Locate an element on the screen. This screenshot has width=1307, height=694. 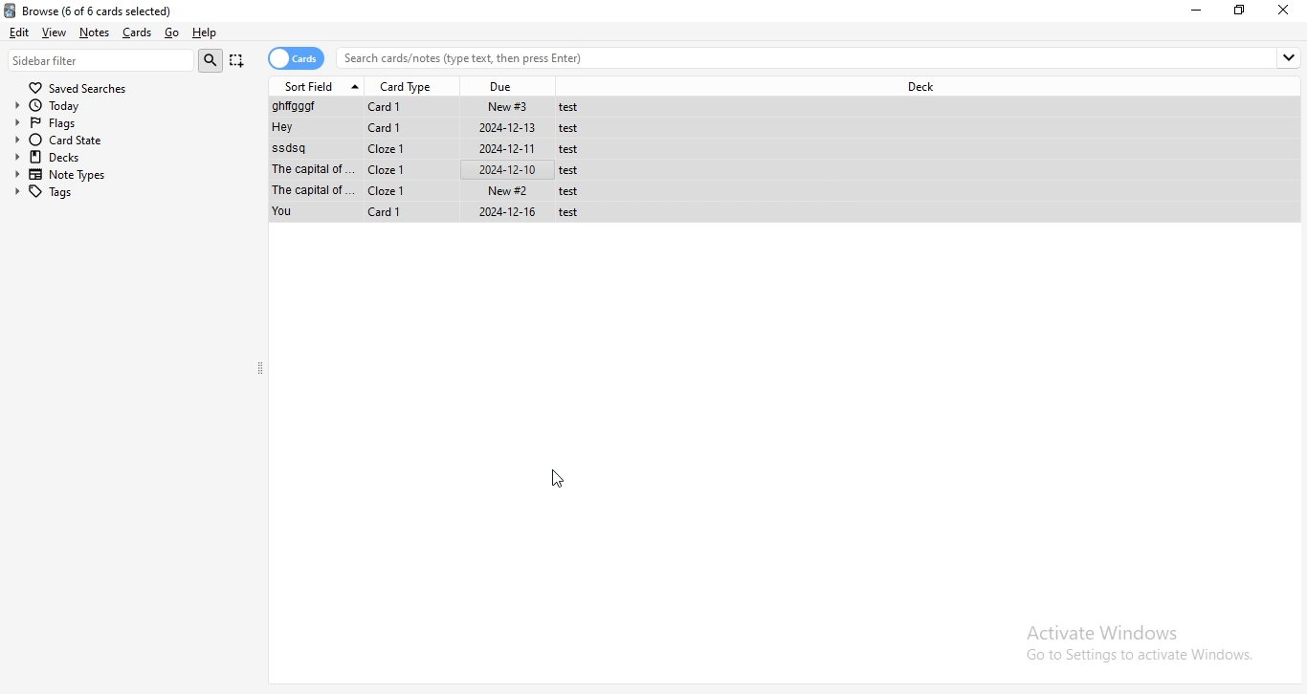
sort field is located at coordinates (320, 85).